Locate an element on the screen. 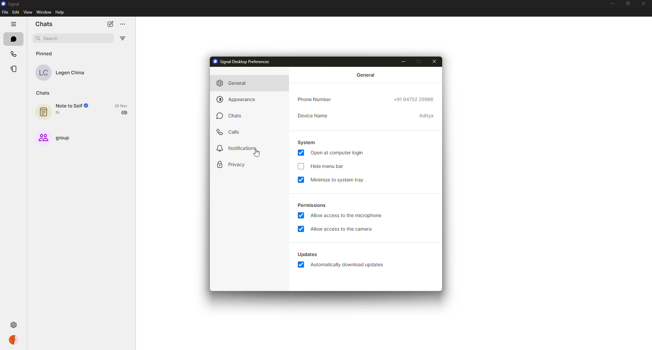  file is located at coordinates (5, 12).